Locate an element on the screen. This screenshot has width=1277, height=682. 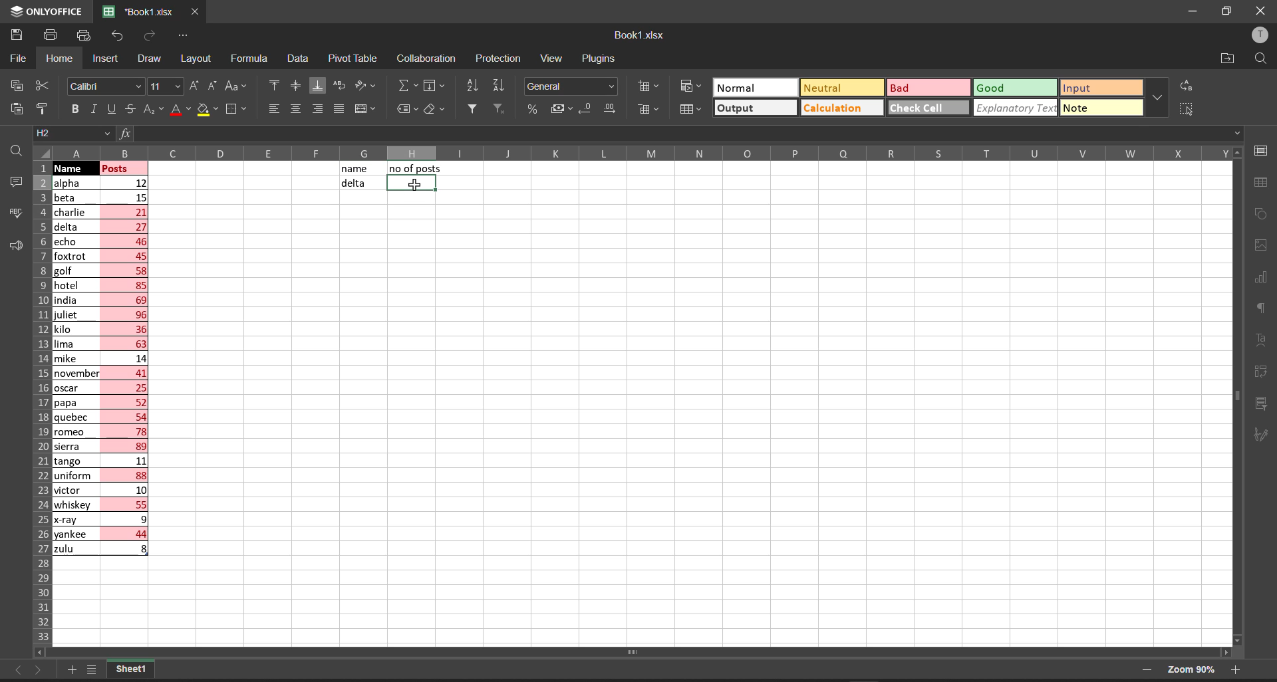
percent style is located at coordinates (530, 110).